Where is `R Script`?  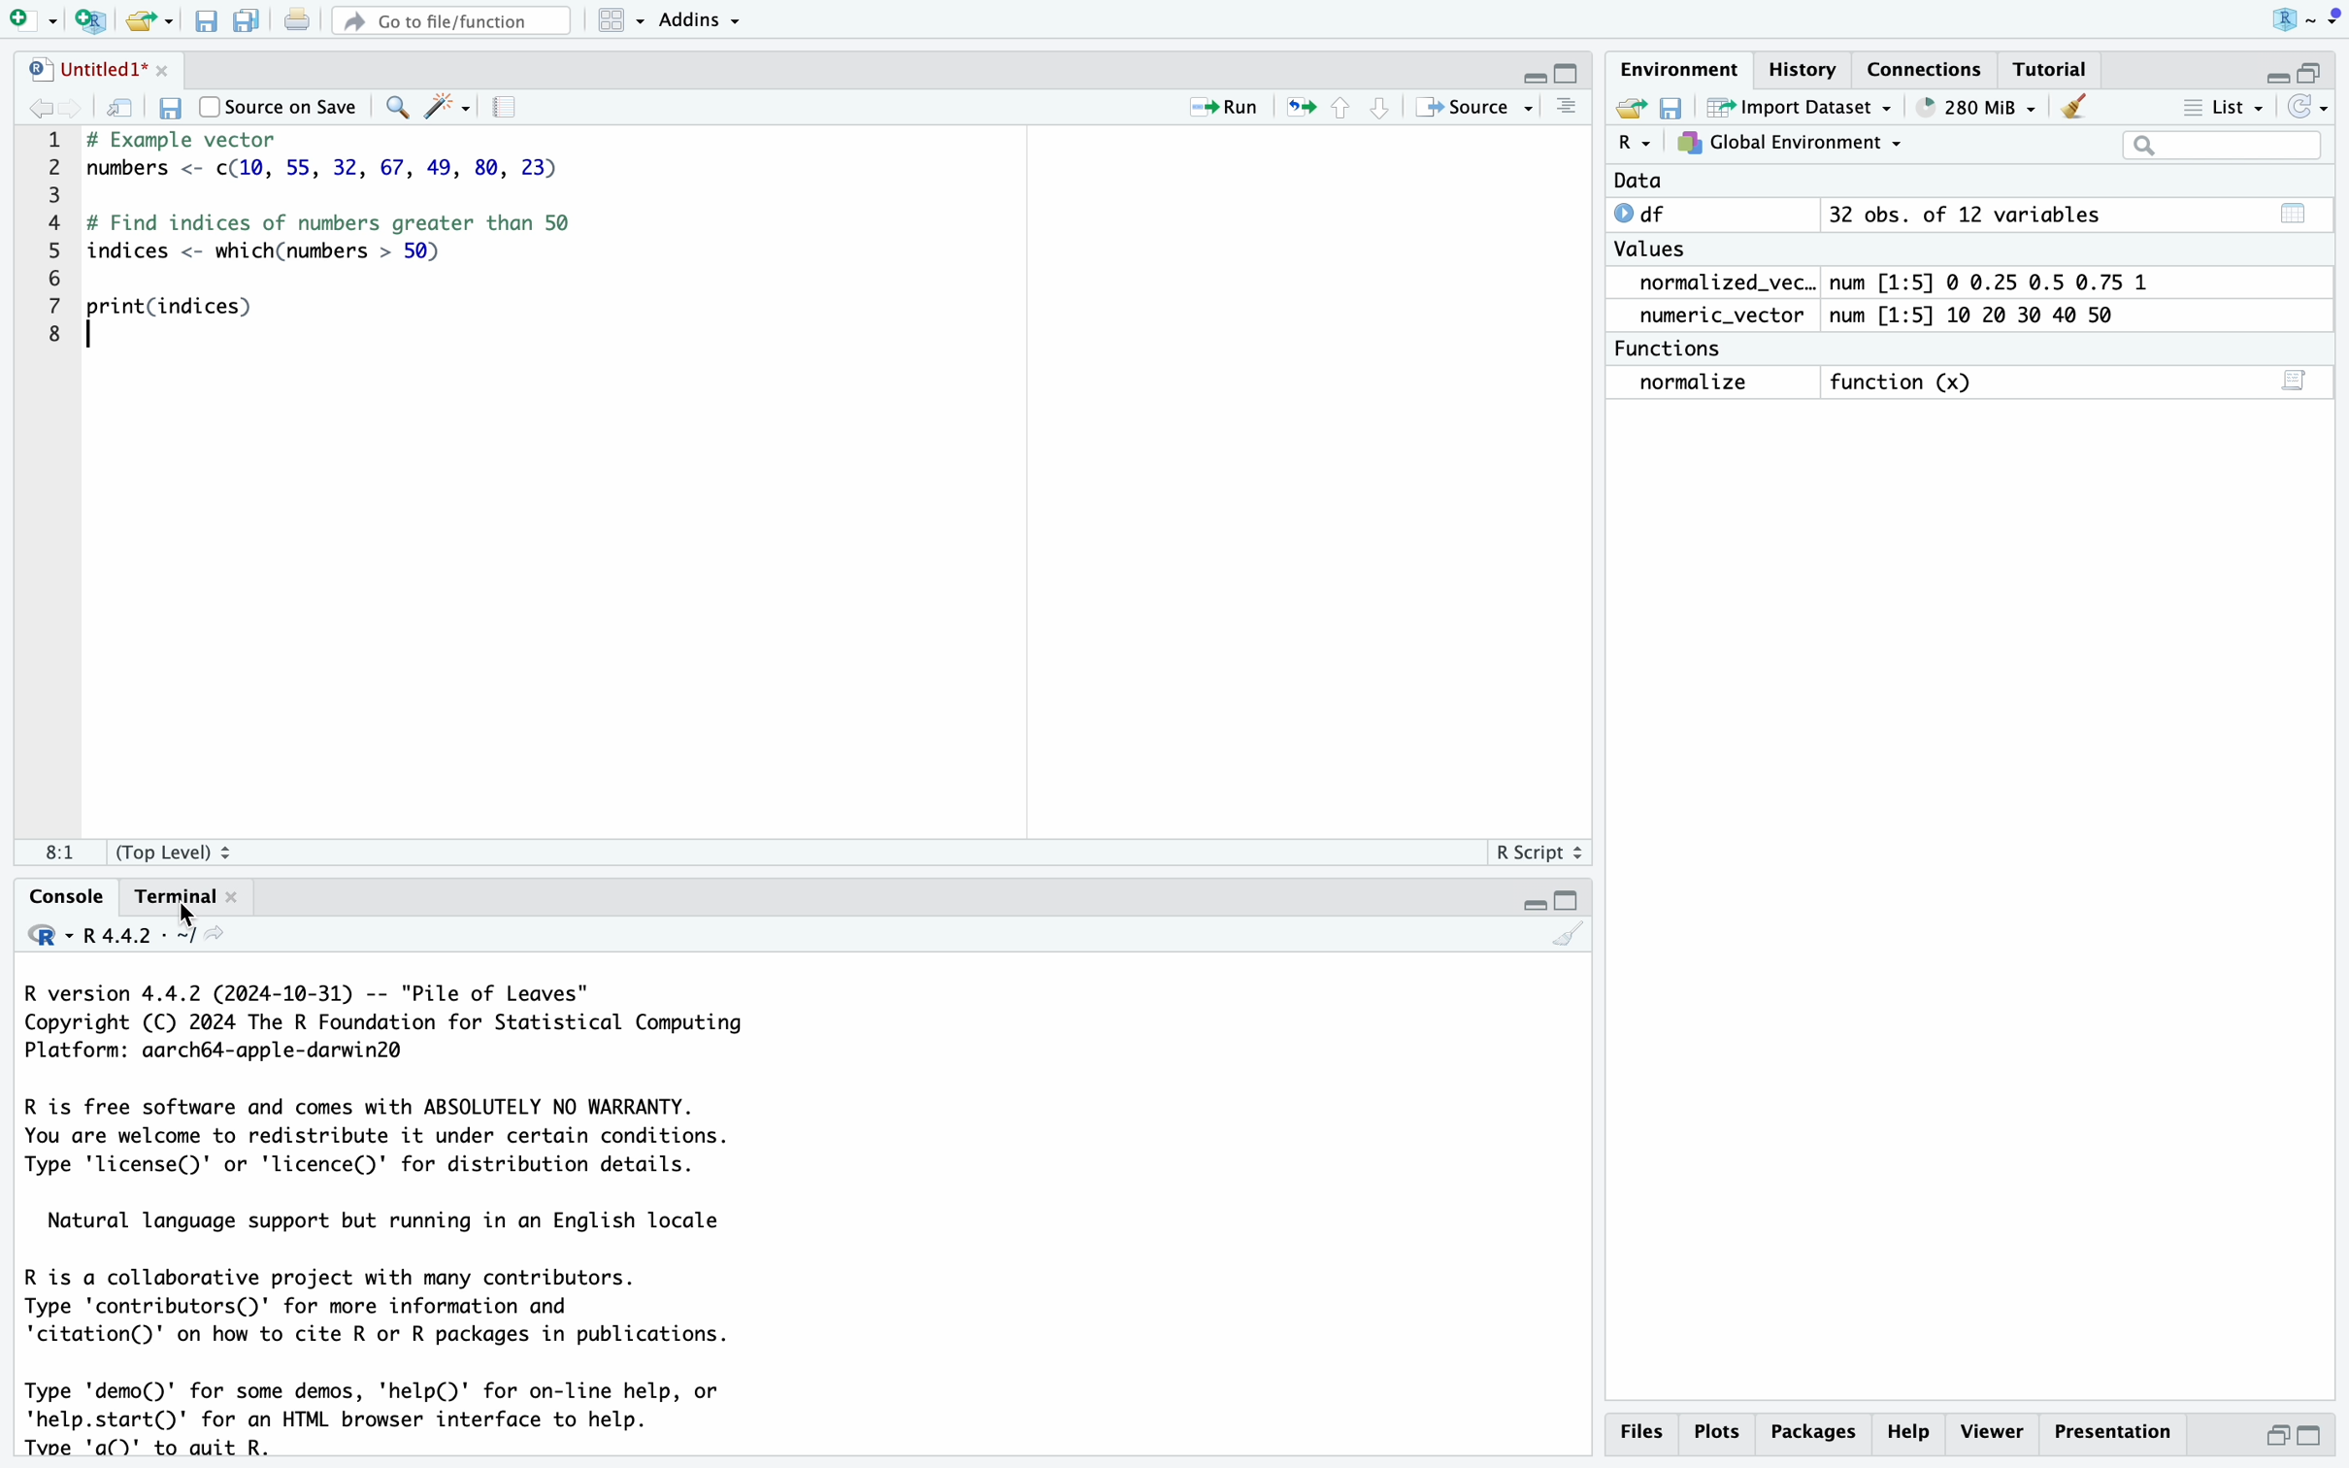 R Script is located at coordinates (1533, 852).